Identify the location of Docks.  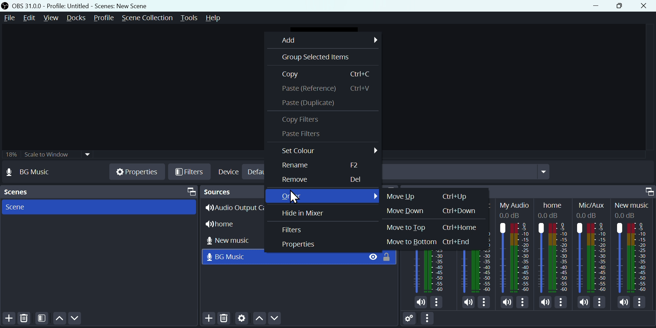
(75, 18).